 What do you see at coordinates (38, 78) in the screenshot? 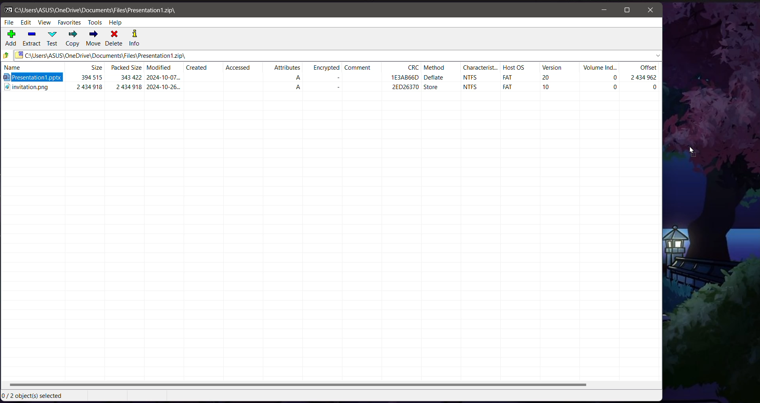
I see `Selected File to be dragged out of the archive` at bounding box center [38, 78].